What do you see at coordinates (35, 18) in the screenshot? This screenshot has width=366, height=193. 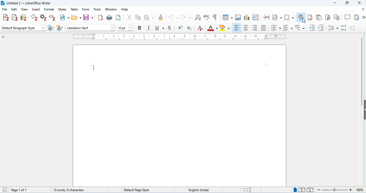 I see `refresh` at bounding box center [35, 18].